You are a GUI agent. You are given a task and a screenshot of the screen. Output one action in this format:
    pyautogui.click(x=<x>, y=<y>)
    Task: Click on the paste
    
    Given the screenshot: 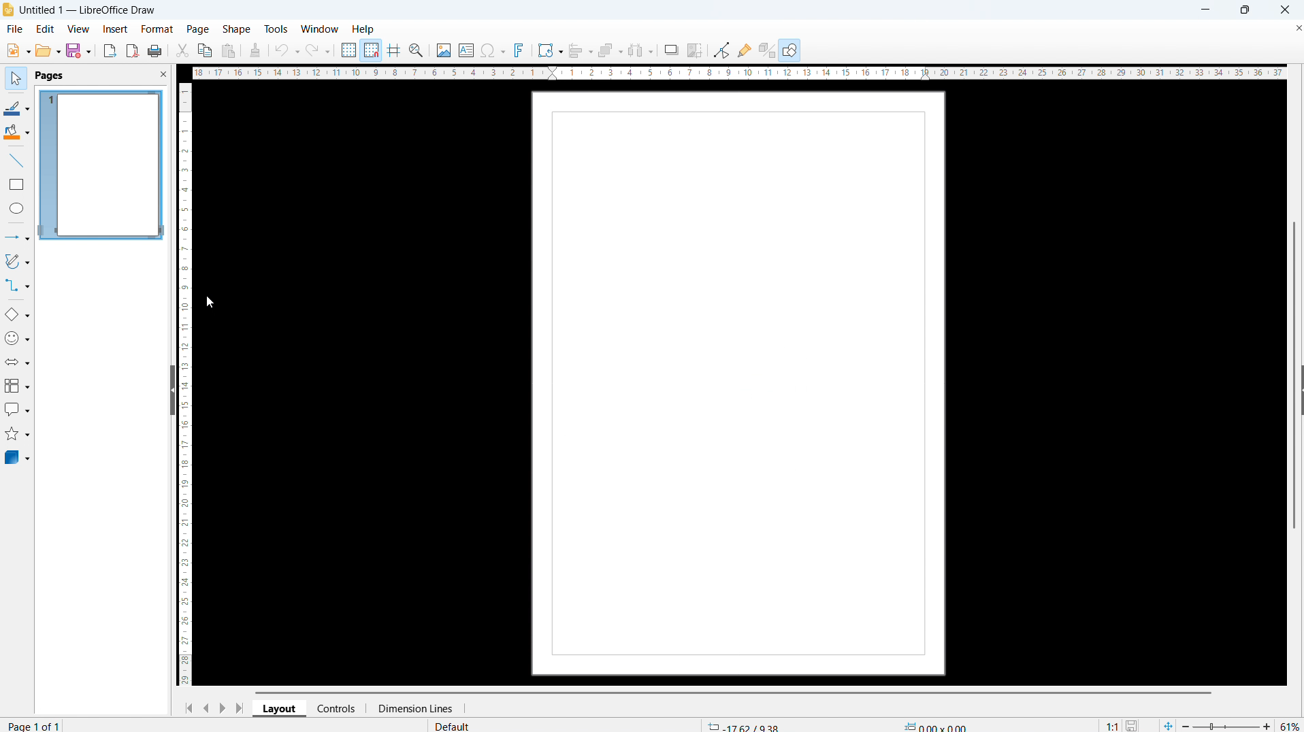 What is the action you would take?
    pyautogui.click(x=229, y=51)
    